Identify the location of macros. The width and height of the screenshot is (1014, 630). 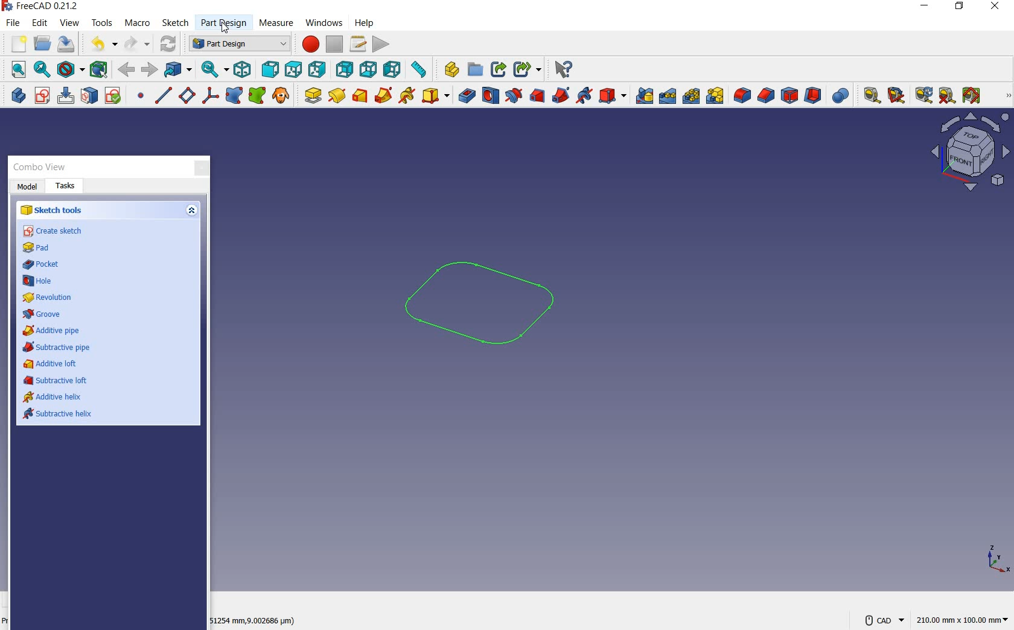
(358, 43).